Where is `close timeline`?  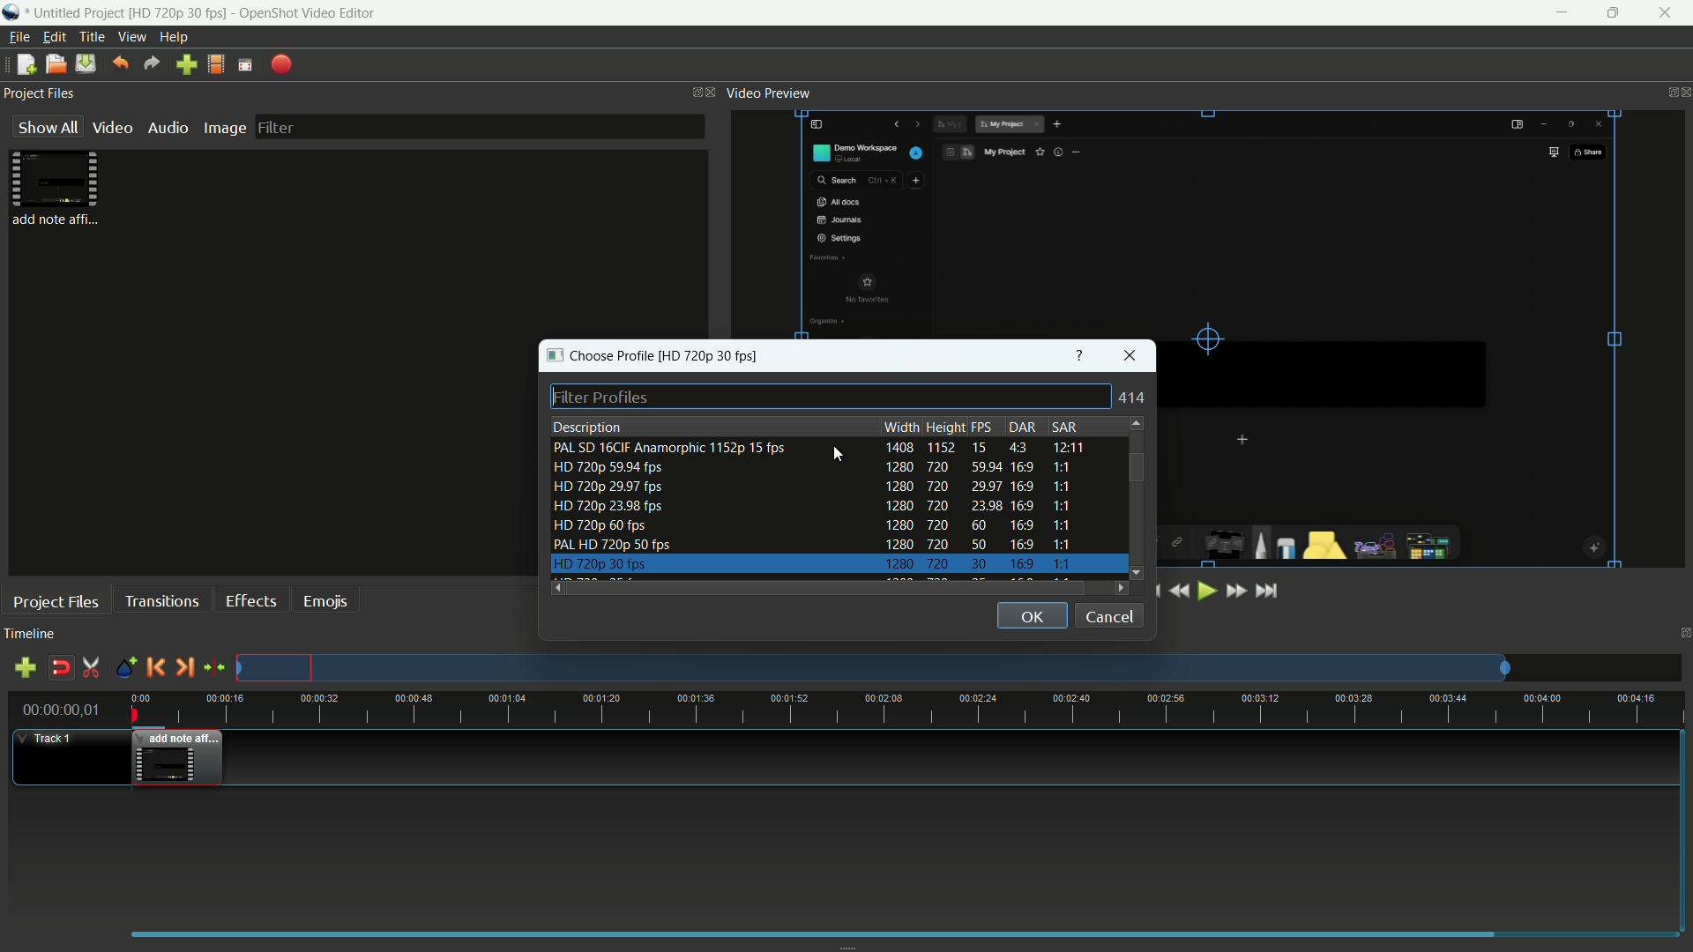
close timeline is located at coordinates (1682, 634).